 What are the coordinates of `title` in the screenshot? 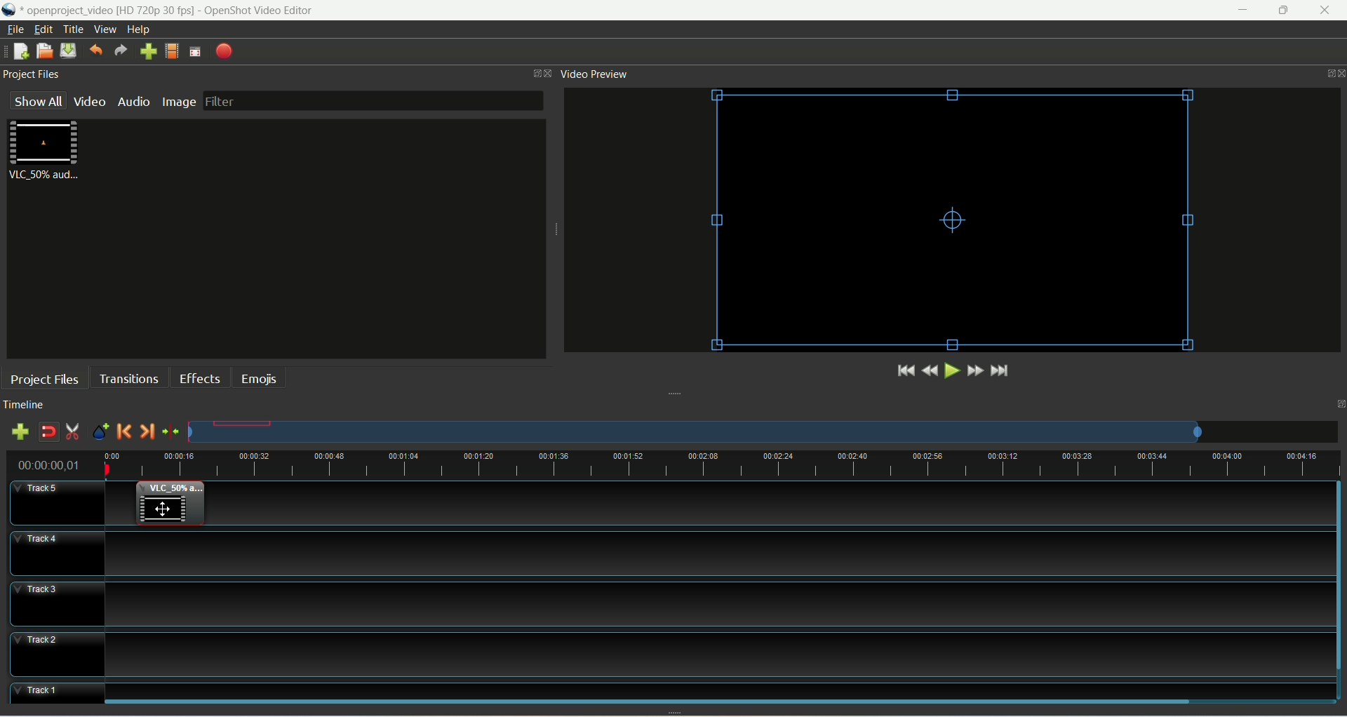 It's located at (74, 29).